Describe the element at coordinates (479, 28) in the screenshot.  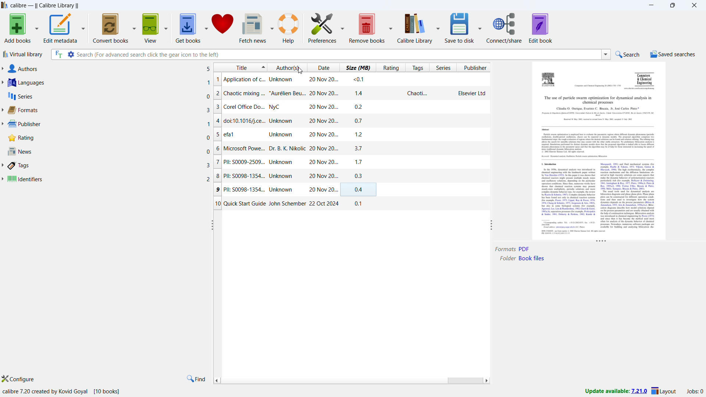
I see `Save to disk options` at that location.